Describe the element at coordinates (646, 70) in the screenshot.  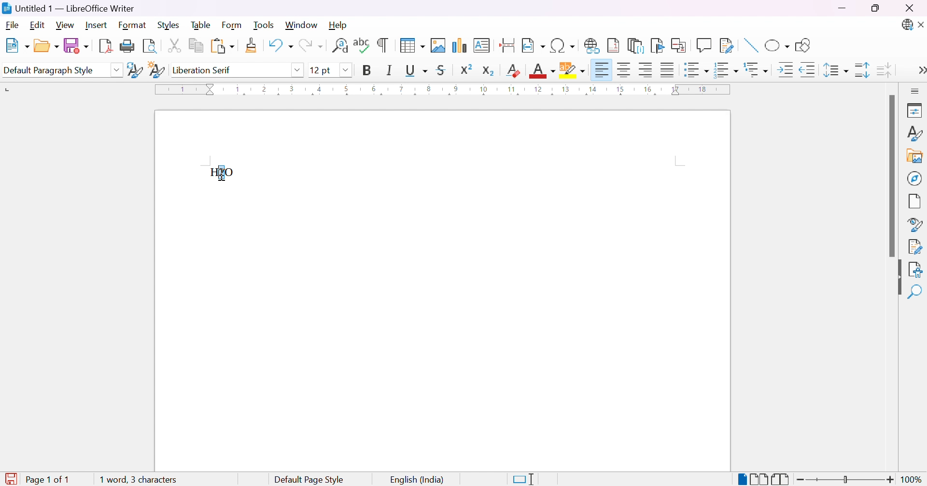
I see `Align right` at that location.